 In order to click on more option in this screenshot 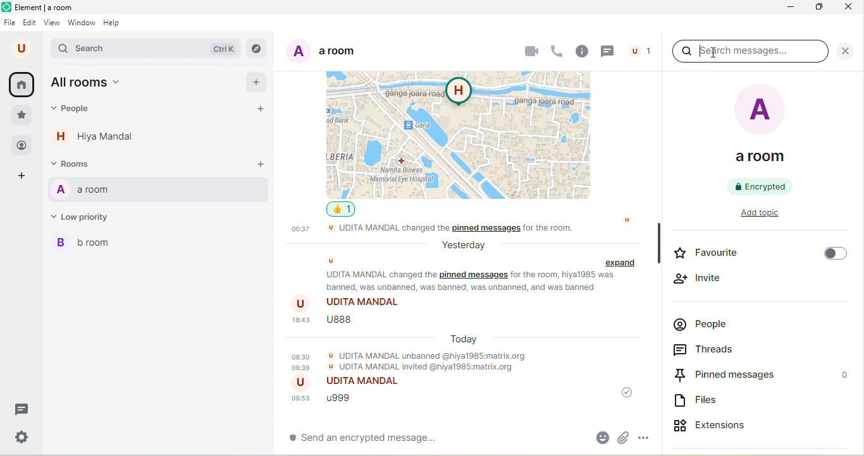, I will do `click(649, 435)`.